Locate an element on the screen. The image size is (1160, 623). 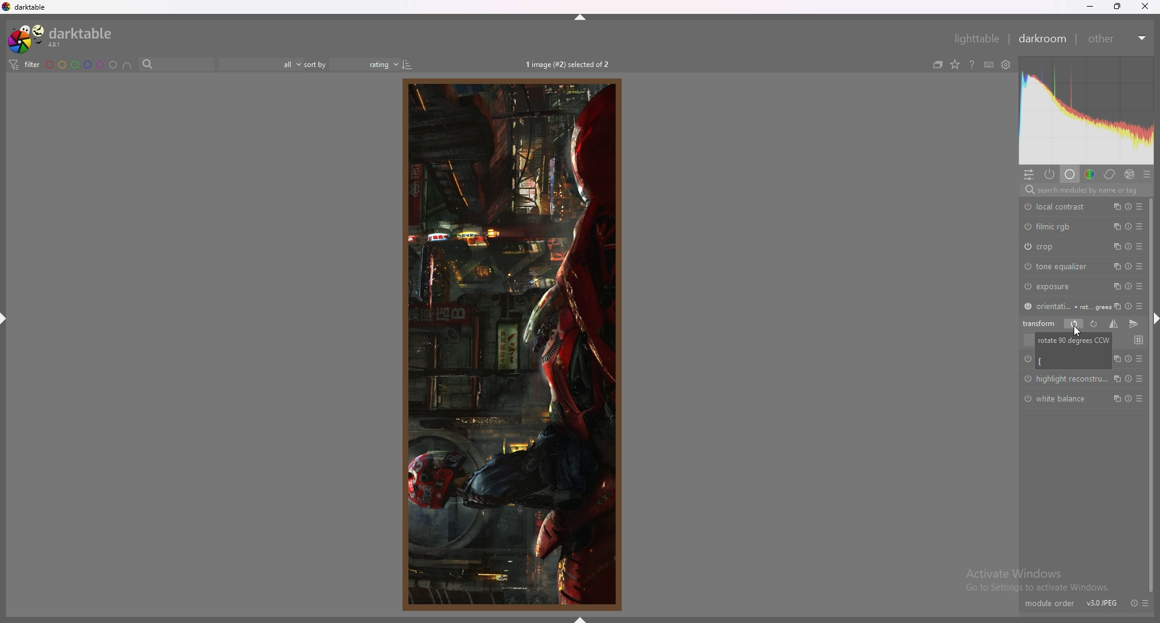
reset  is located at coordinates (1130, 357).